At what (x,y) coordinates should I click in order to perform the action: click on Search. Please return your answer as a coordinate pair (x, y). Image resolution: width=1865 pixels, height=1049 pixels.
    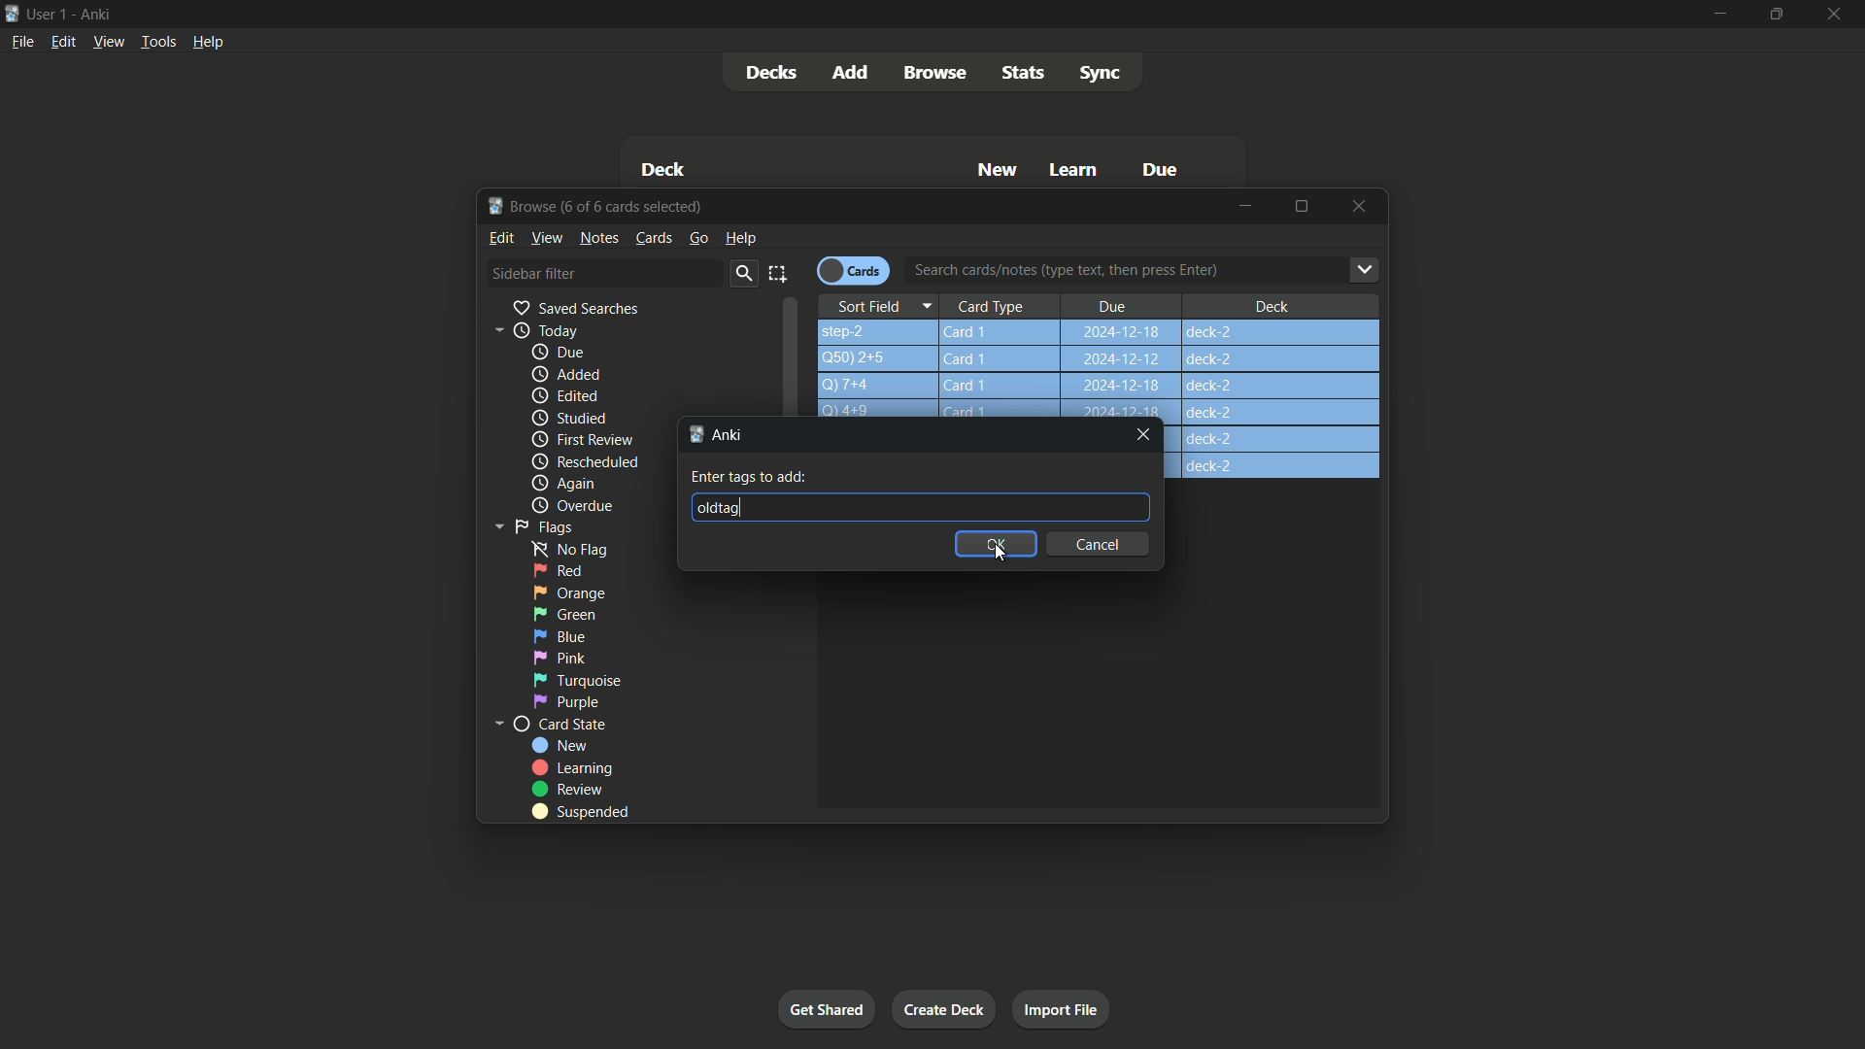
    Looking at the image, I should click on (742, 274).